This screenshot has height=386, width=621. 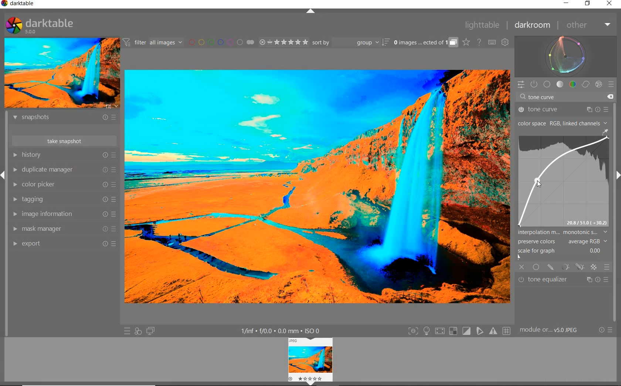 What do you see at coordinates (505, 42) in the screenshot?
I see `SHOW GLOBAL PREFERENCES` at bounding box center [505, 42].